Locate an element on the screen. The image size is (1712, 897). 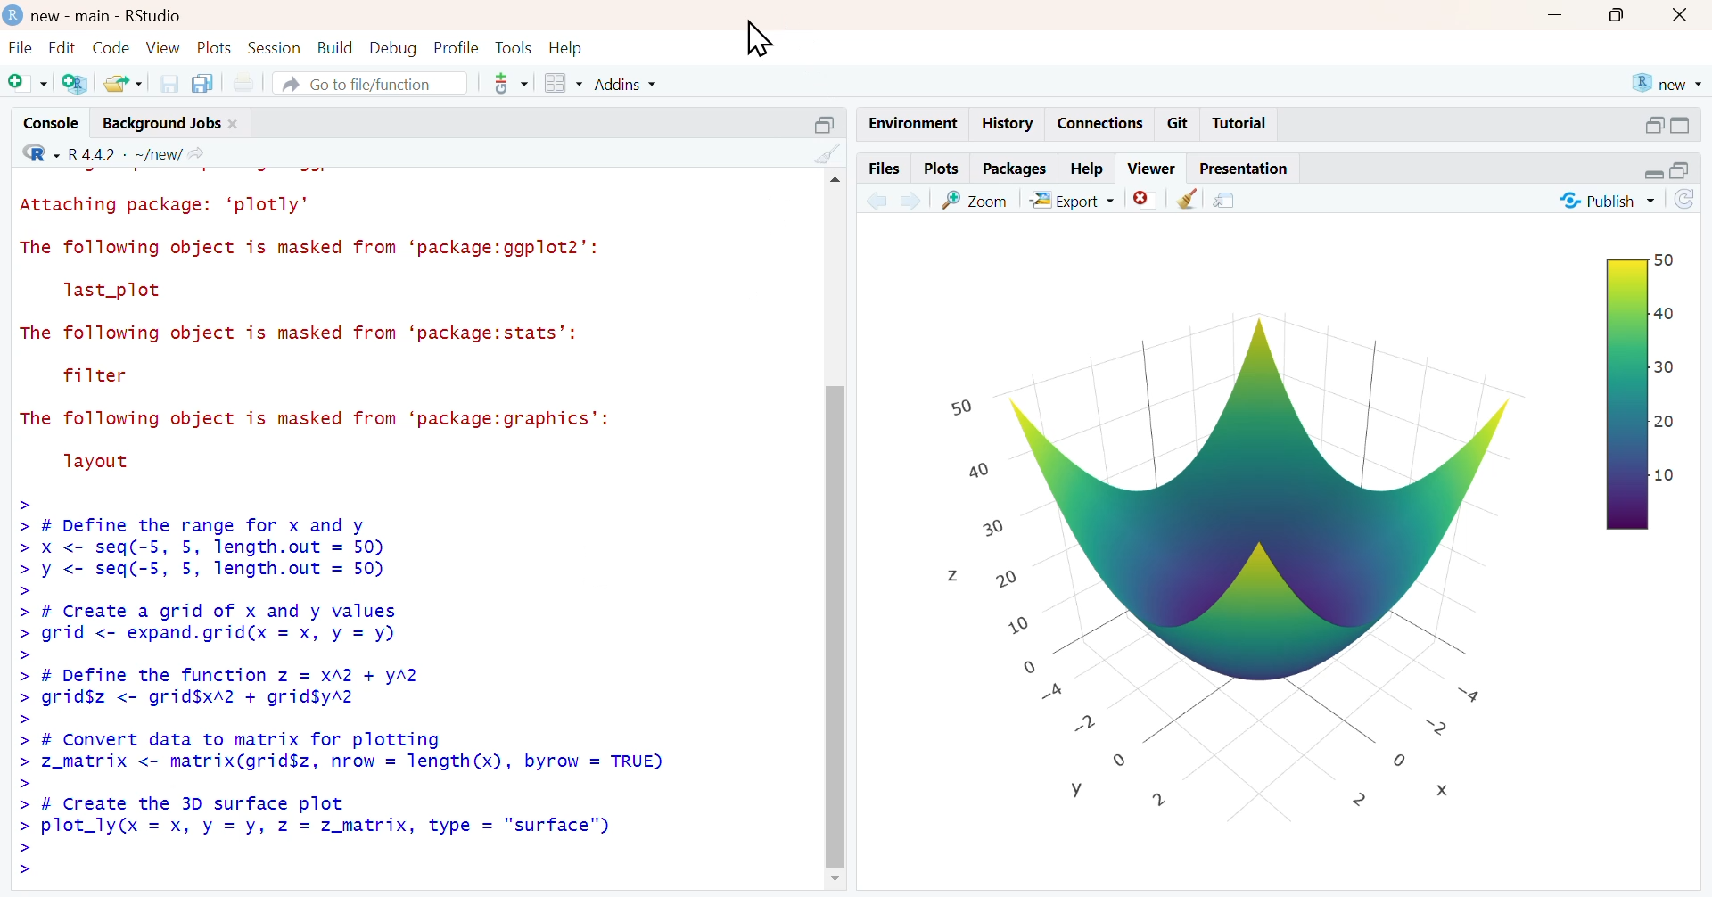
> z_matrix <- matrix(grid$z, nrow = length(x), byrow = TRUE) is located at coordinates (342, 765).